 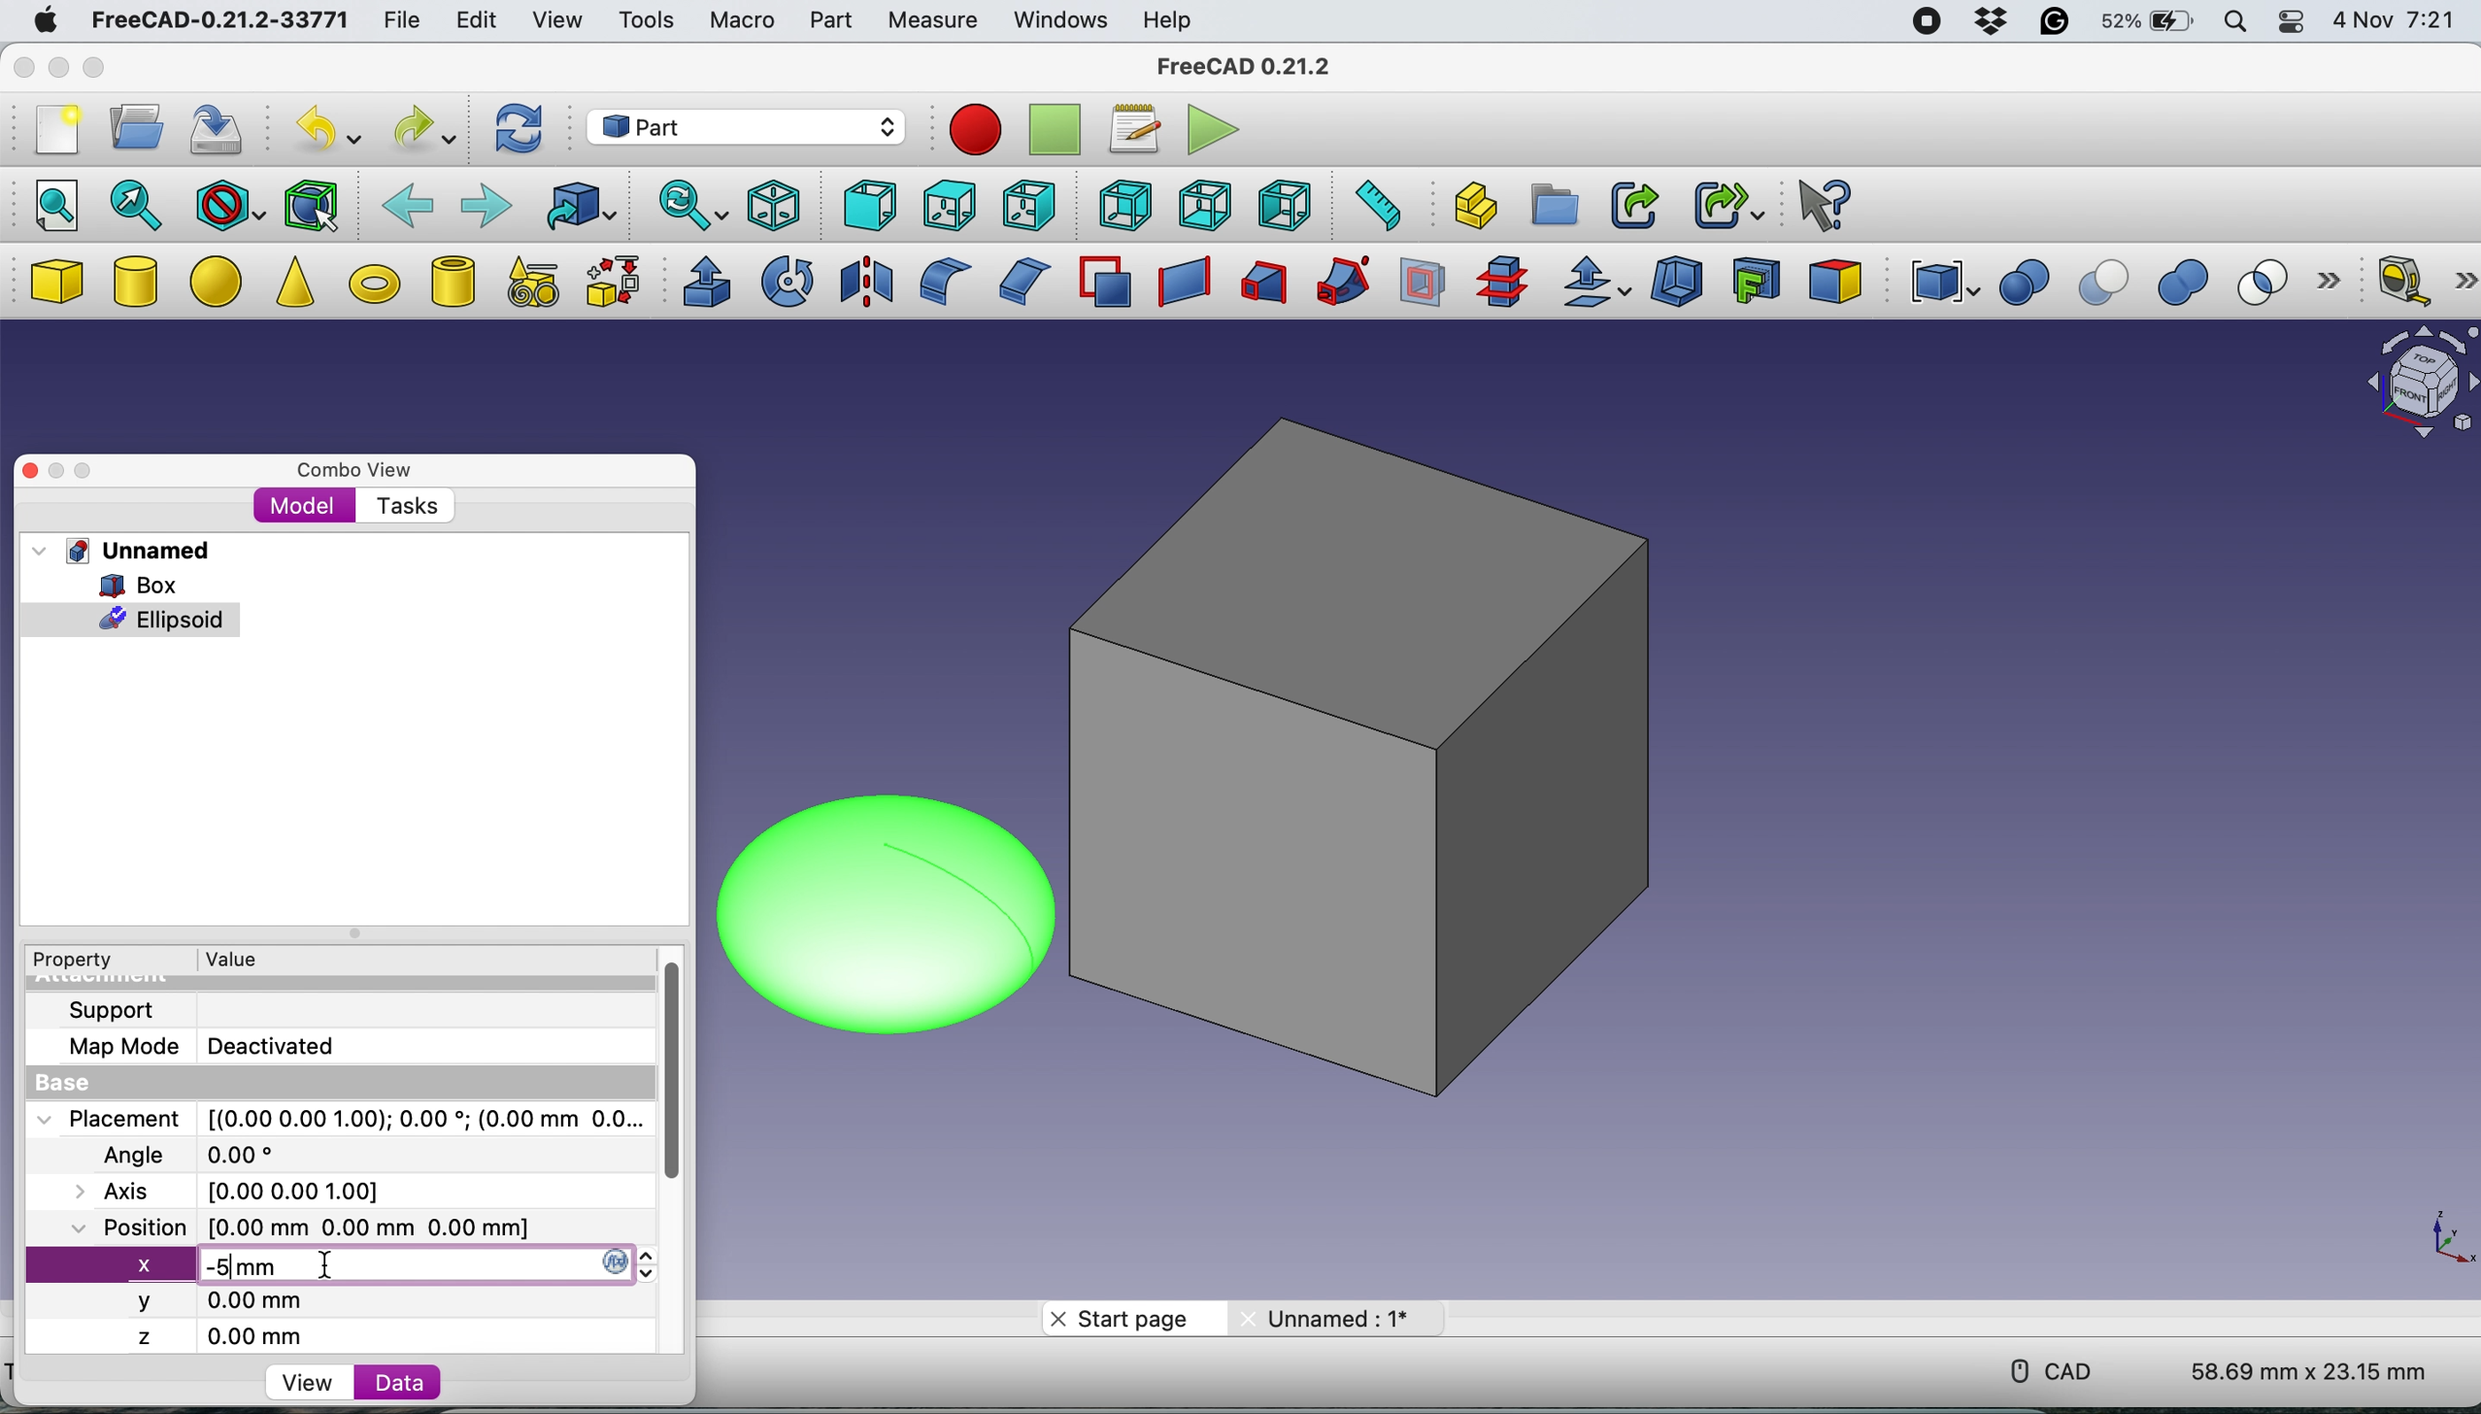 What do you see at coordinates (652, 25) in the screenshot?
I see `tools` at bounding box center [652, 25].